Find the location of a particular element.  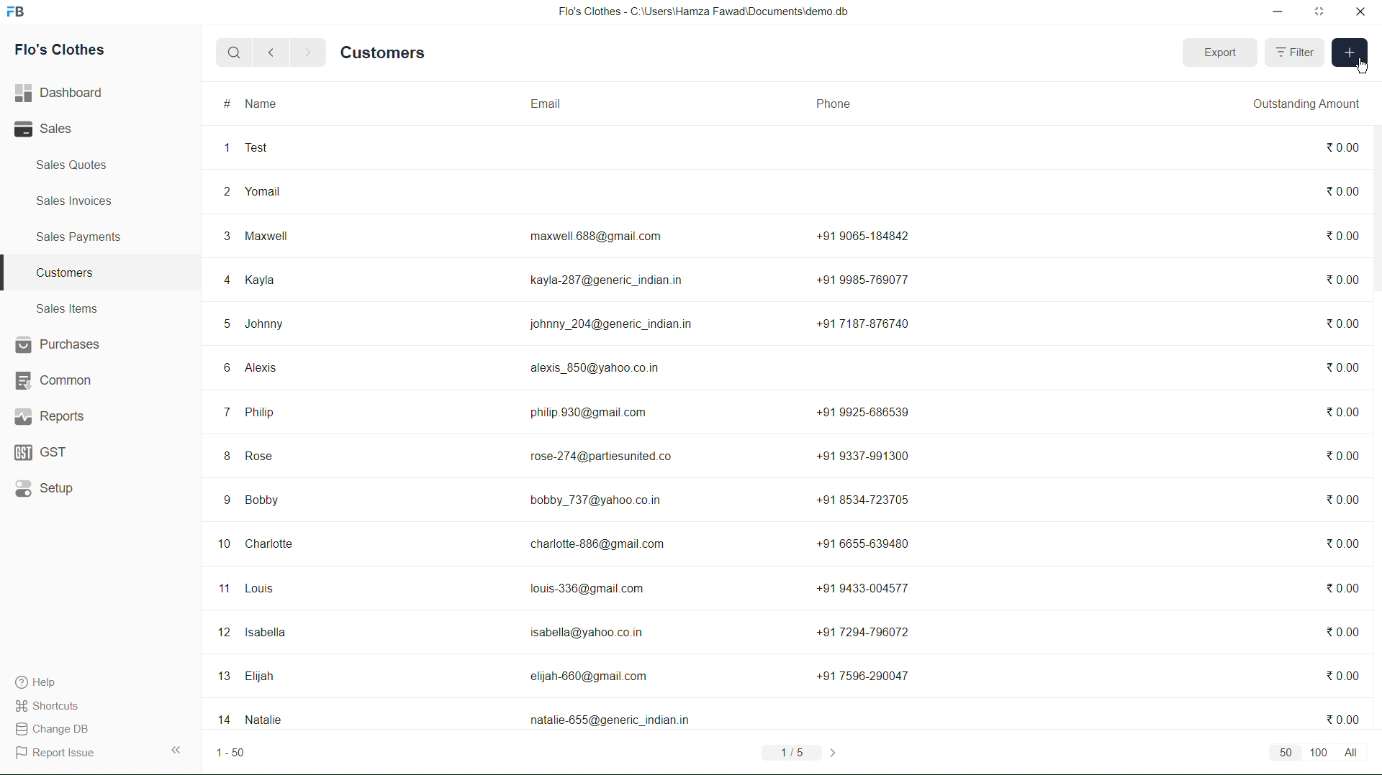

Phone is located at coordinates (830, 105).